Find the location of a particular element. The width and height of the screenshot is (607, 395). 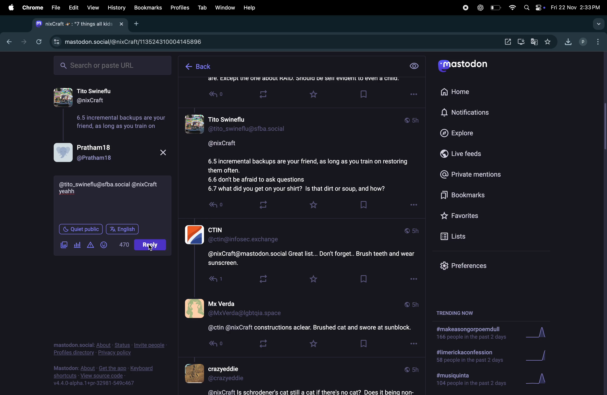

notifications is located at coordinates (467, 113).